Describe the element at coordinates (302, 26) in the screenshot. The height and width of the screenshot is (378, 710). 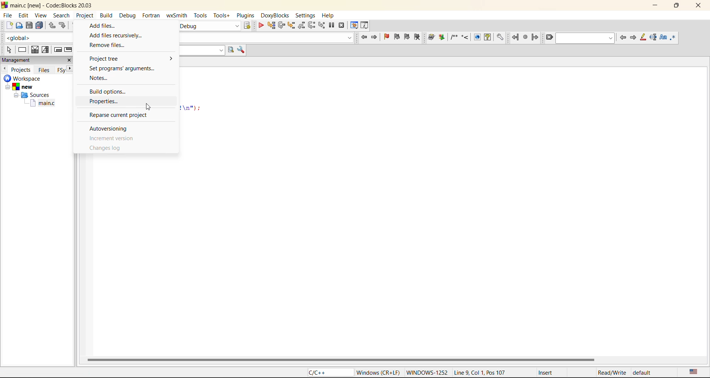
I see `step out` at that location.